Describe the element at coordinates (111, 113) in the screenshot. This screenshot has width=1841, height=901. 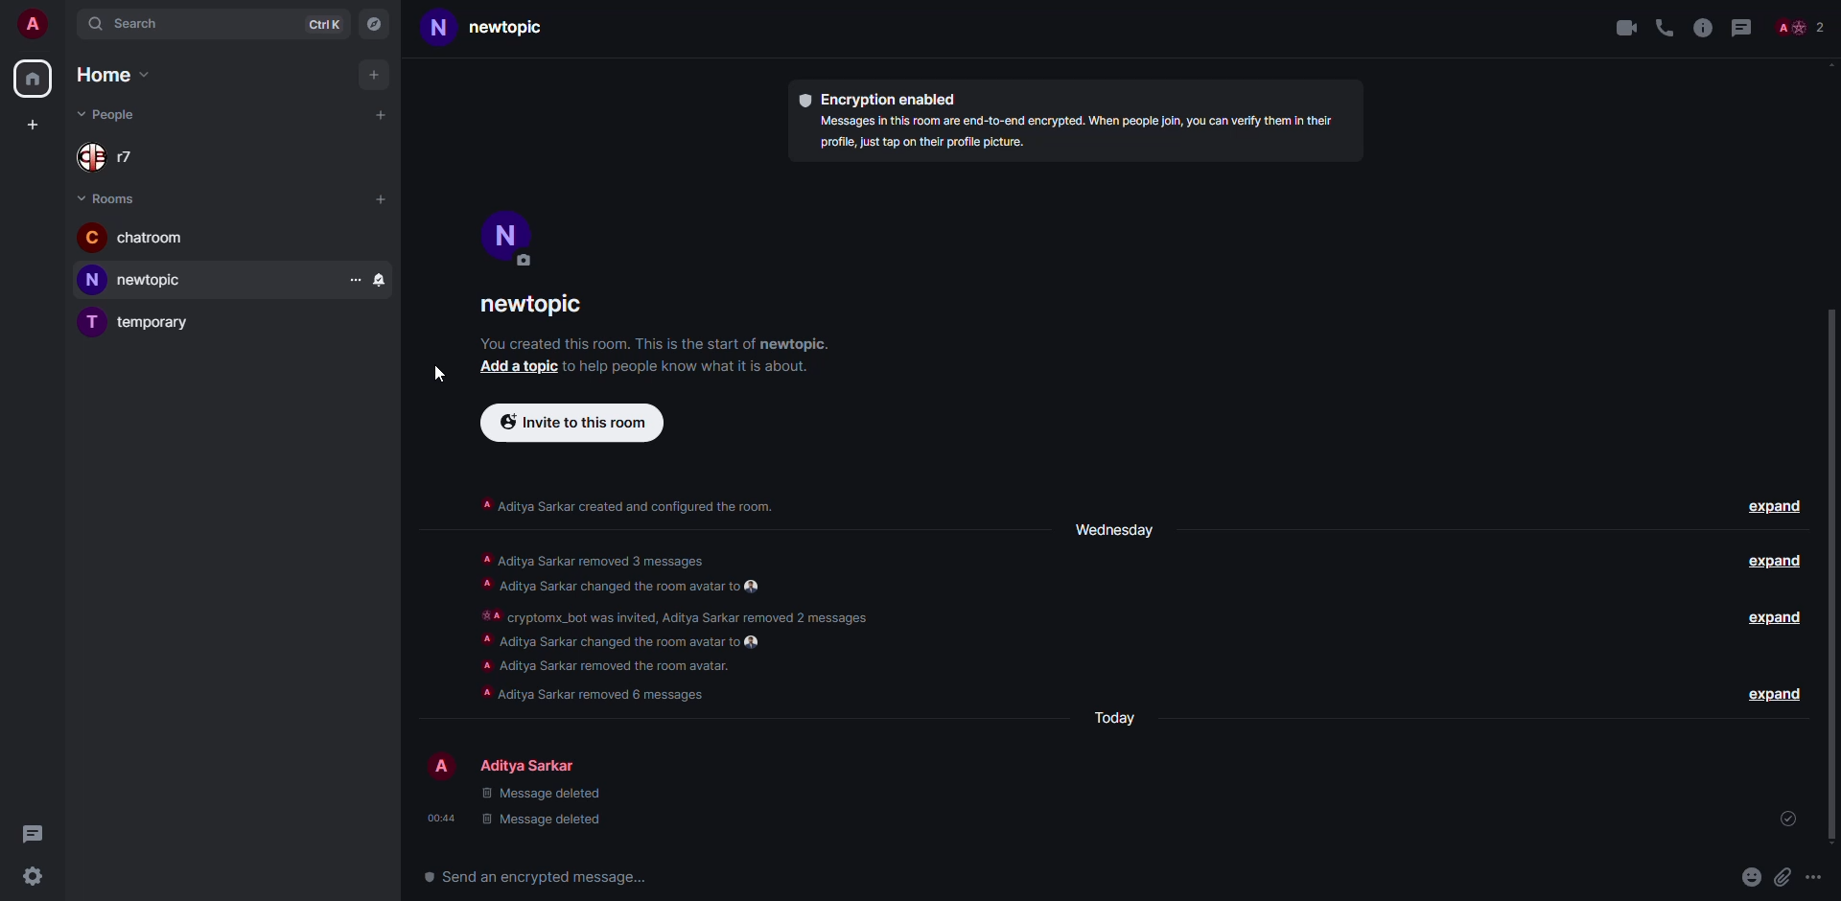
I see `people` at that location.